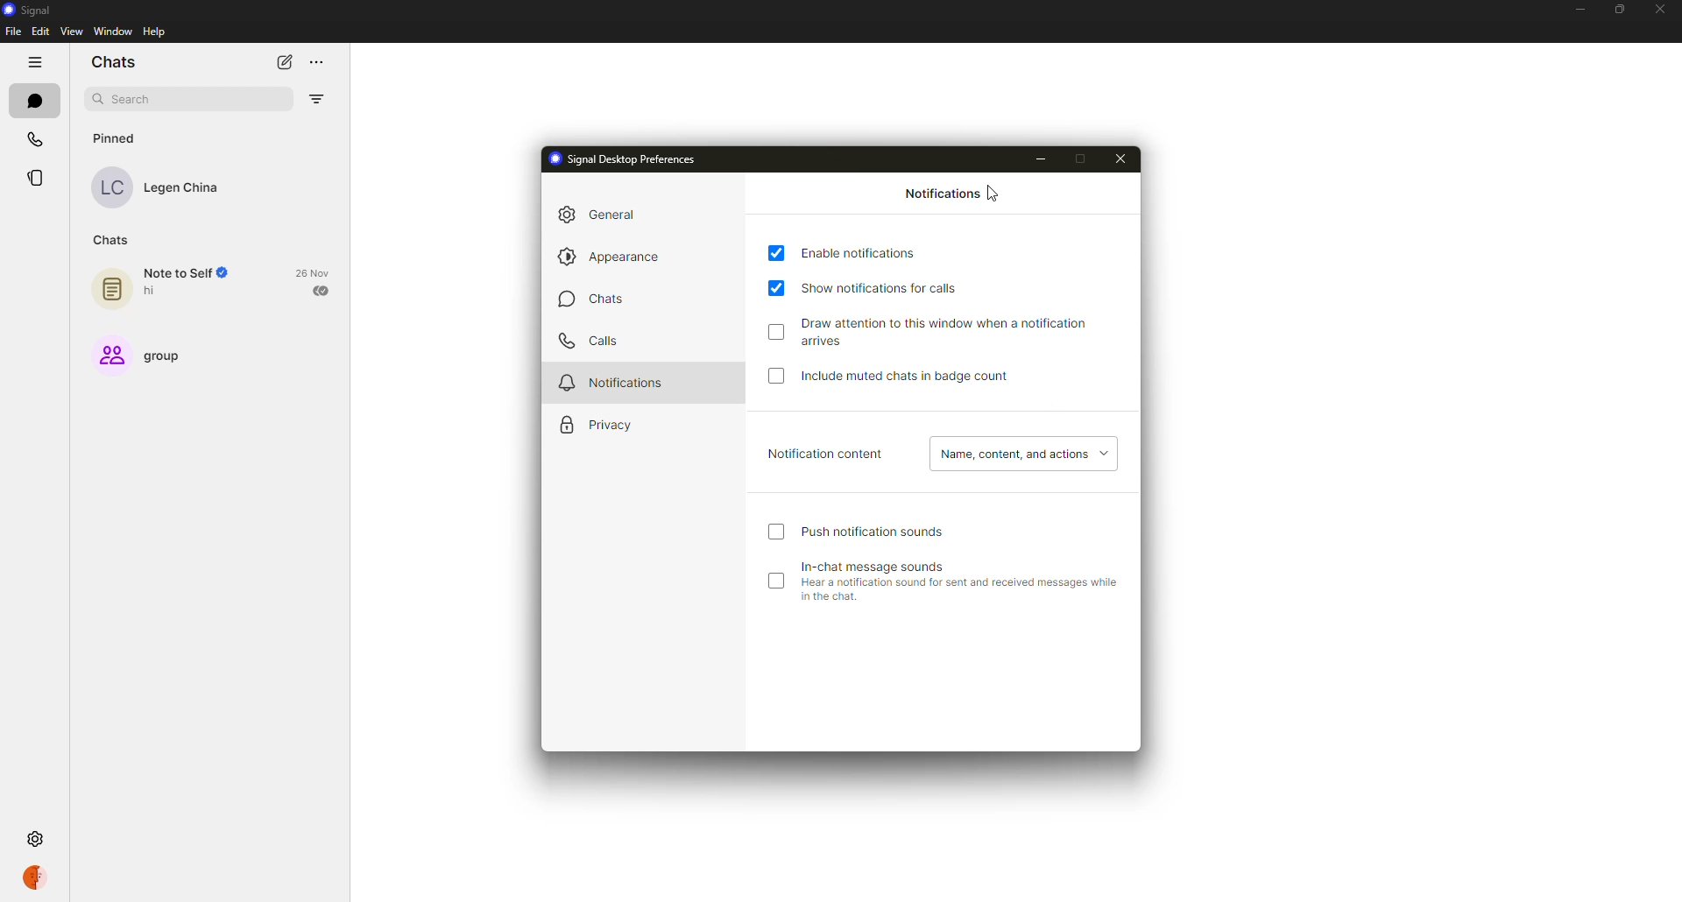 The height and width of the screenshot is (902, 1682). I want to click on enabled, so click(774, 251).